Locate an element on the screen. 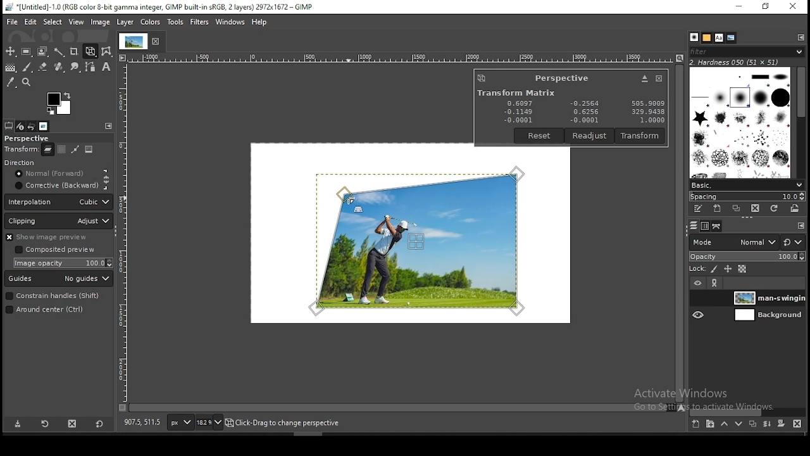 Image resolution: width=810 pixels, height=456 pixels. unified transform tool is located at coordinates (91, 51).